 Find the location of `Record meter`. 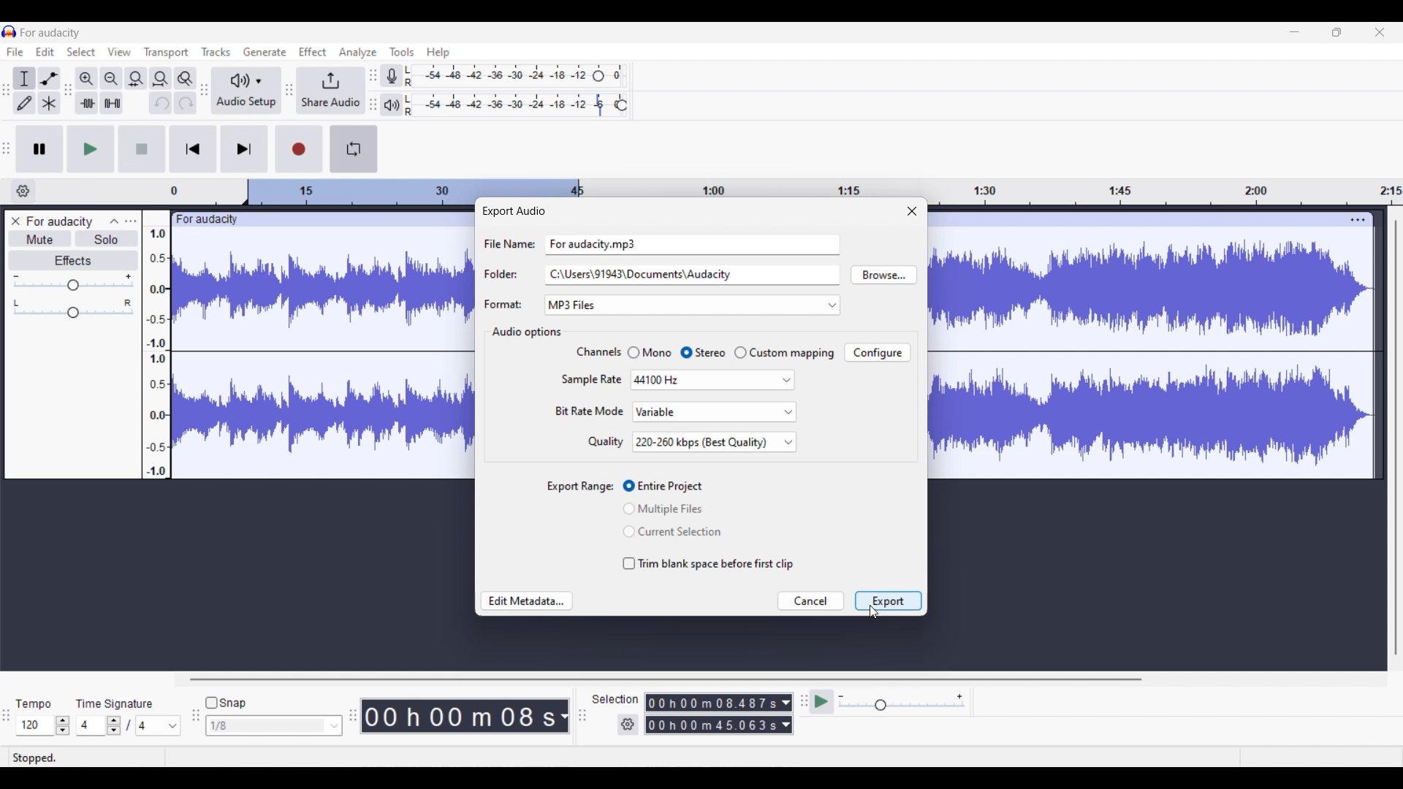

Record meter is located at coordinates (392, 76).